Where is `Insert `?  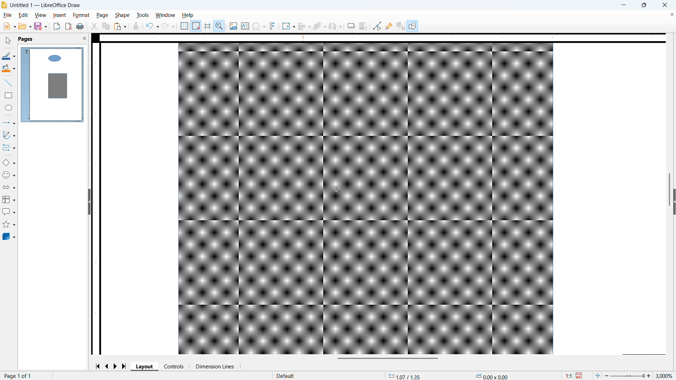 Insert  is located at coordinates (60, 15).